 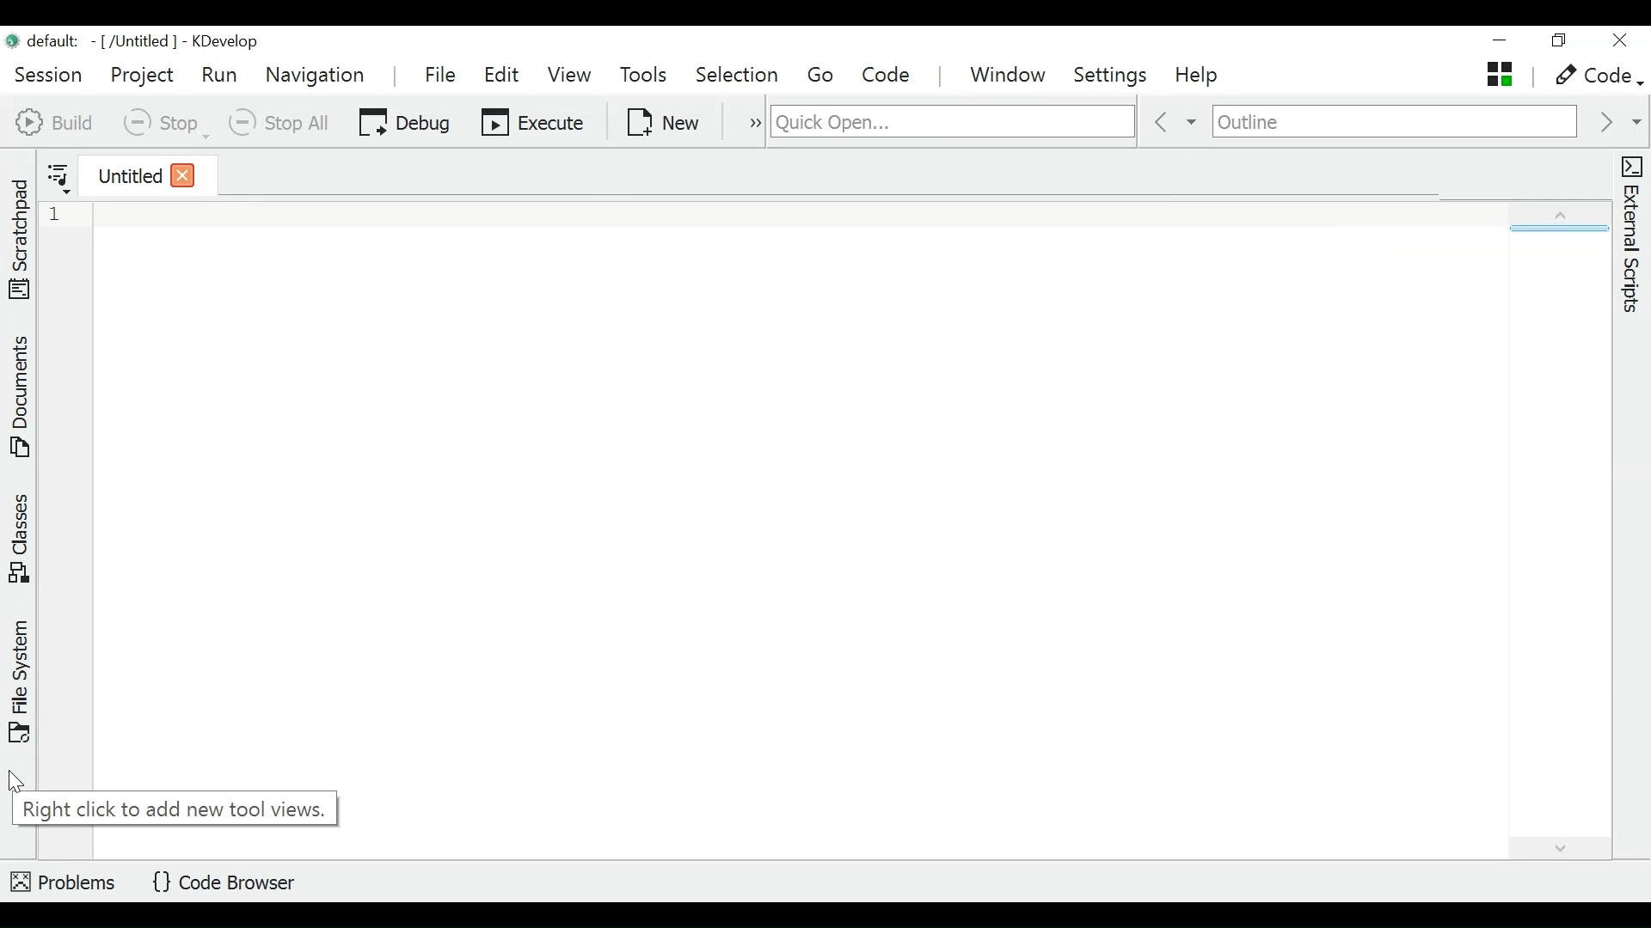 I want to click on Show sorted list of opened documents, so click(x=58, y=177).